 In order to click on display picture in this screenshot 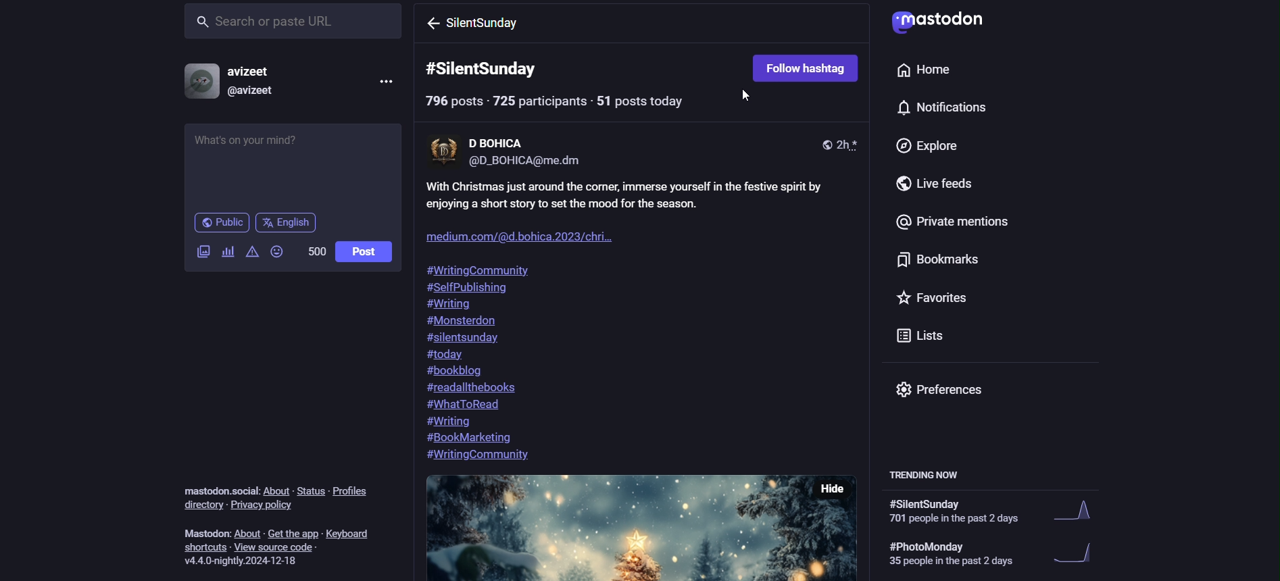, I will do `click(442, 152)`.